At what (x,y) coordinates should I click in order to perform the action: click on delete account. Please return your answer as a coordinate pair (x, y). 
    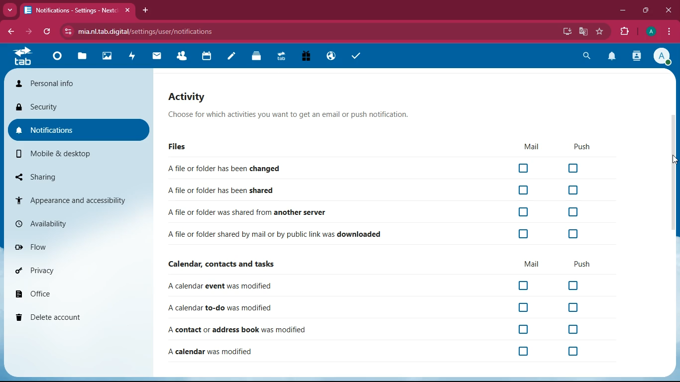
    Looking at the image, I should click on (75, 317).